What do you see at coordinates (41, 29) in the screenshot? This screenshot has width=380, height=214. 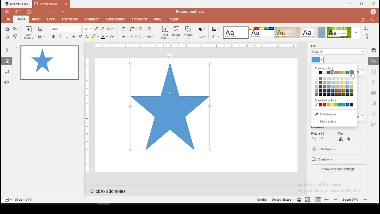 I see `change slide layout` at bounding box center [41, 29].